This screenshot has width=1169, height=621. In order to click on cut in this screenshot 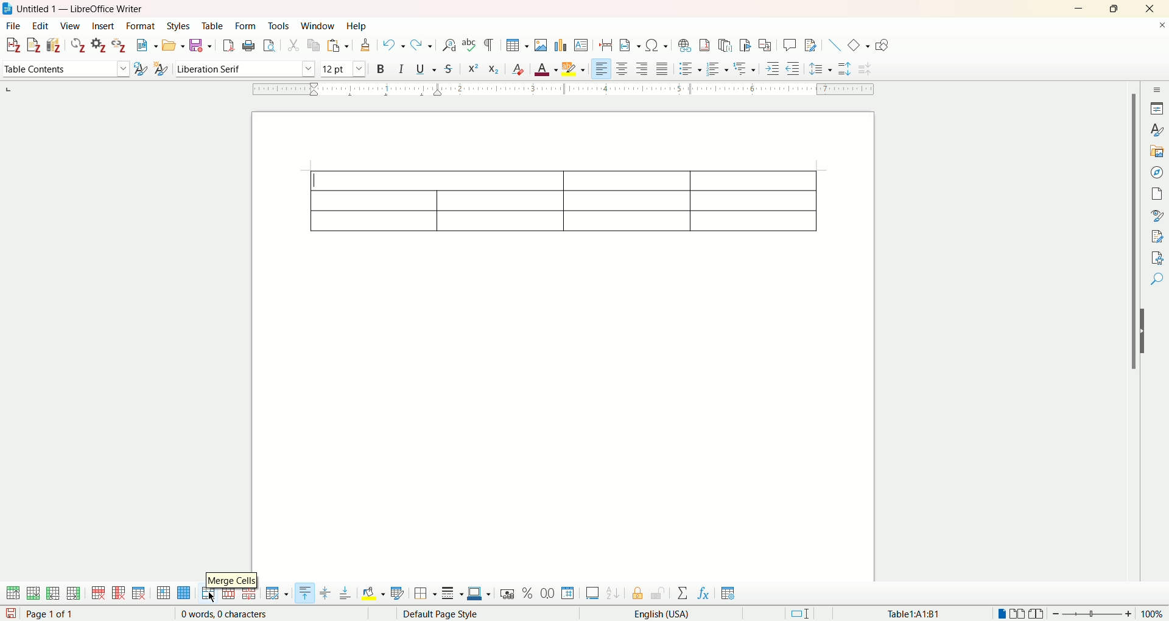, I will do `click(293, 44)`.